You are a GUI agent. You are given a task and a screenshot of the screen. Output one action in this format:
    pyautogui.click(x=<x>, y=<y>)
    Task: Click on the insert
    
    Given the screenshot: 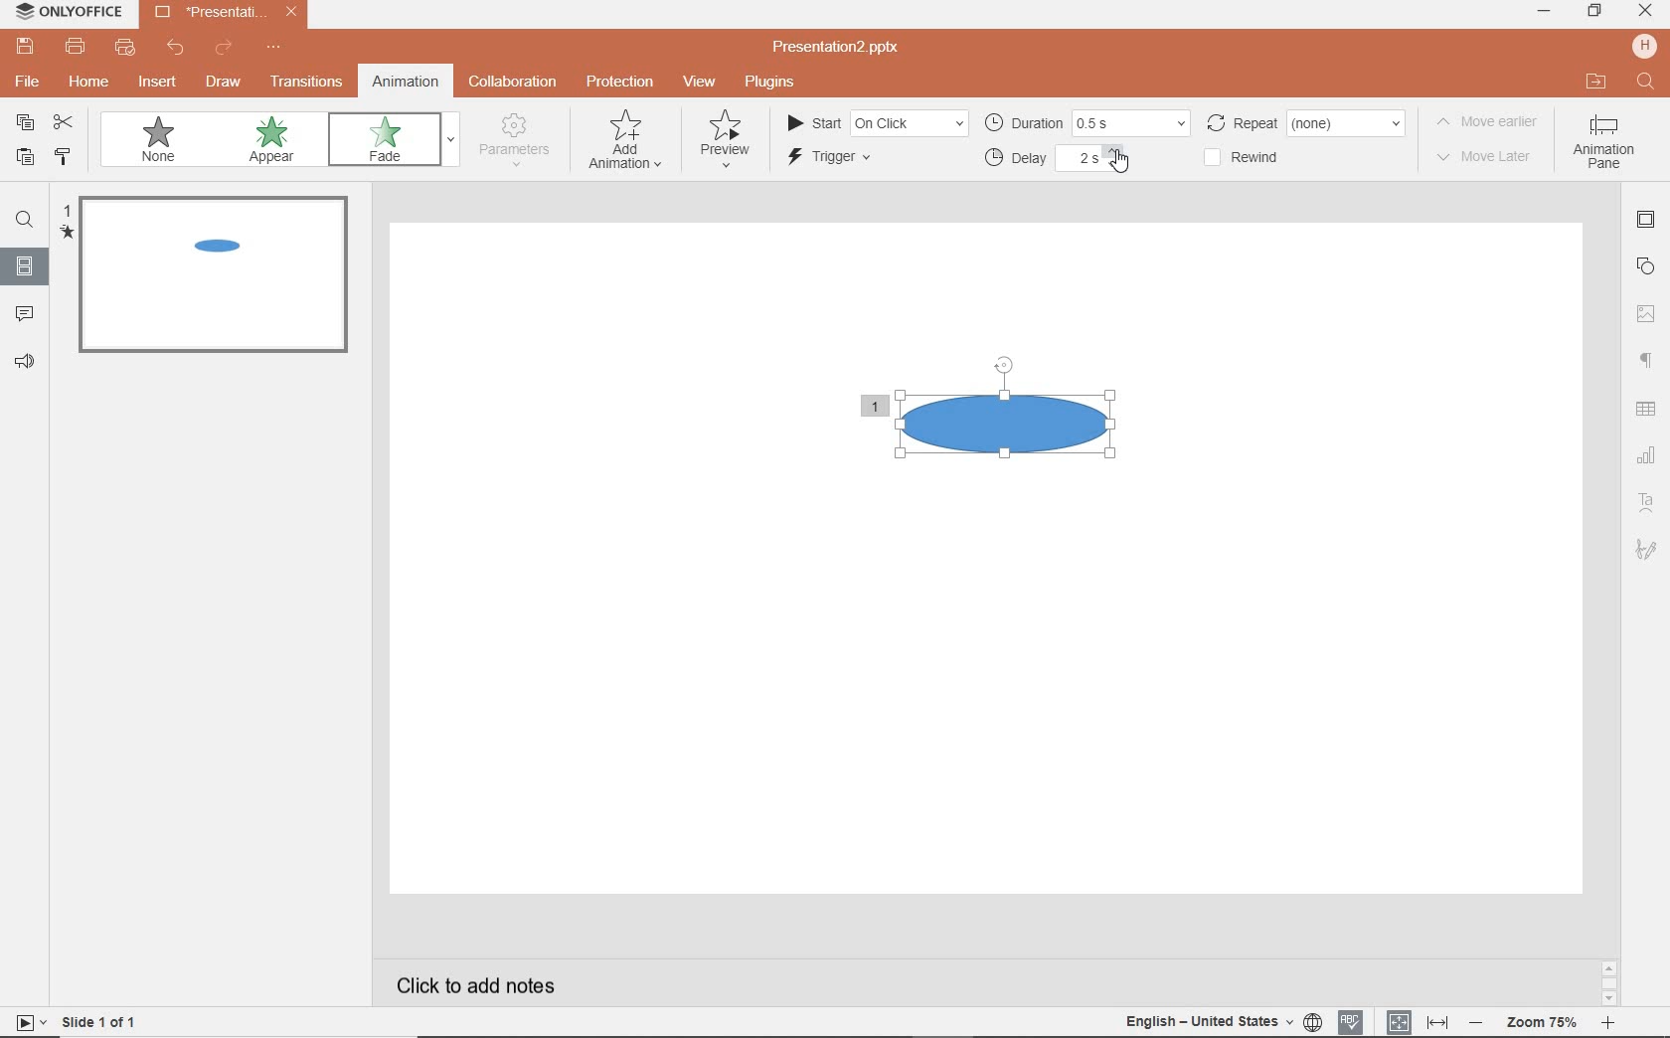 What is the action you would take?
    pyautogui.click(x=160, y=84)
    